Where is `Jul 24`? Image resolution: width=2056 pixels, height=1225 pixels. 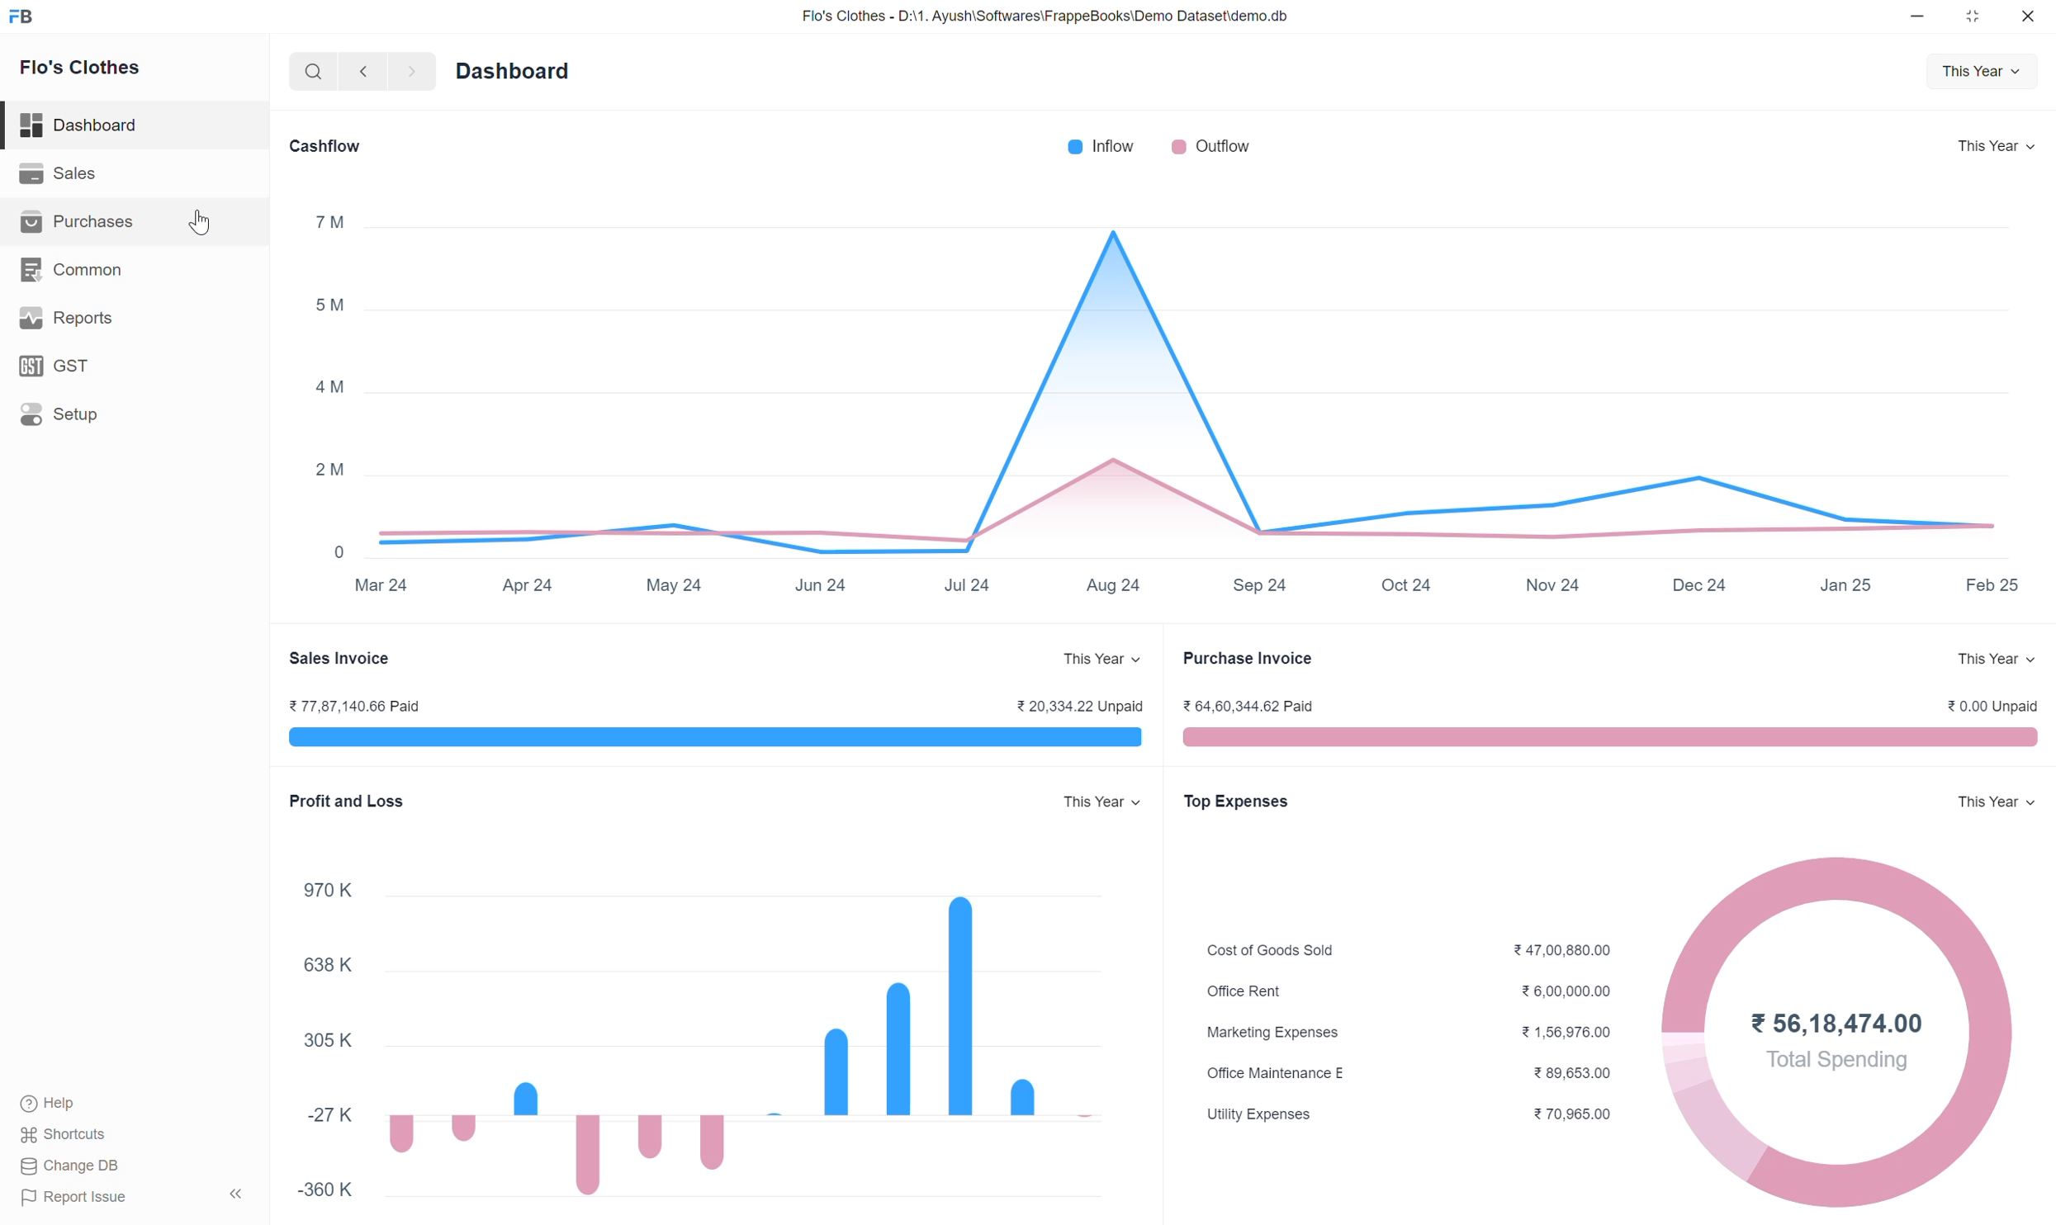
Jul 24 is located at coordinates (968, 585).